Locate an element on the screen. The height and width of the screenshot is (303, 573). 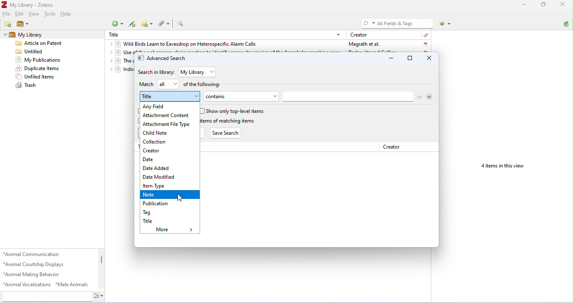
drop-down is located at coordinates (110, 53).